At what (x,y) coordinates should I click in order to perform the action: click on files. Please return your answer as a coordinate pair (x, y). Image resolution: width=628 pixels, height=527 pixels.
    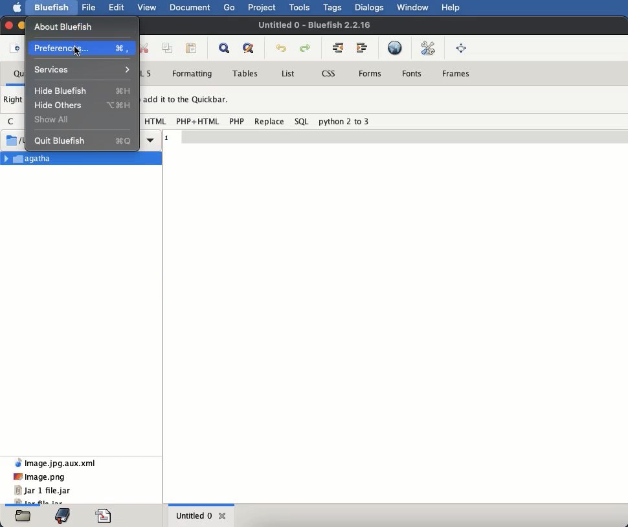
    Looking at the image, I should click on (23, 516).